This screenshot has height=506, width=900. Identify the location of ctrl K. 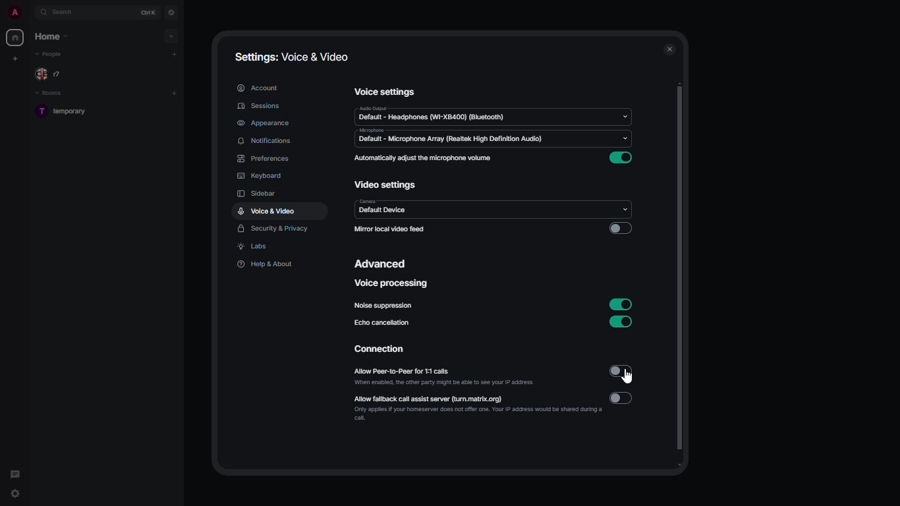
(148, 13).